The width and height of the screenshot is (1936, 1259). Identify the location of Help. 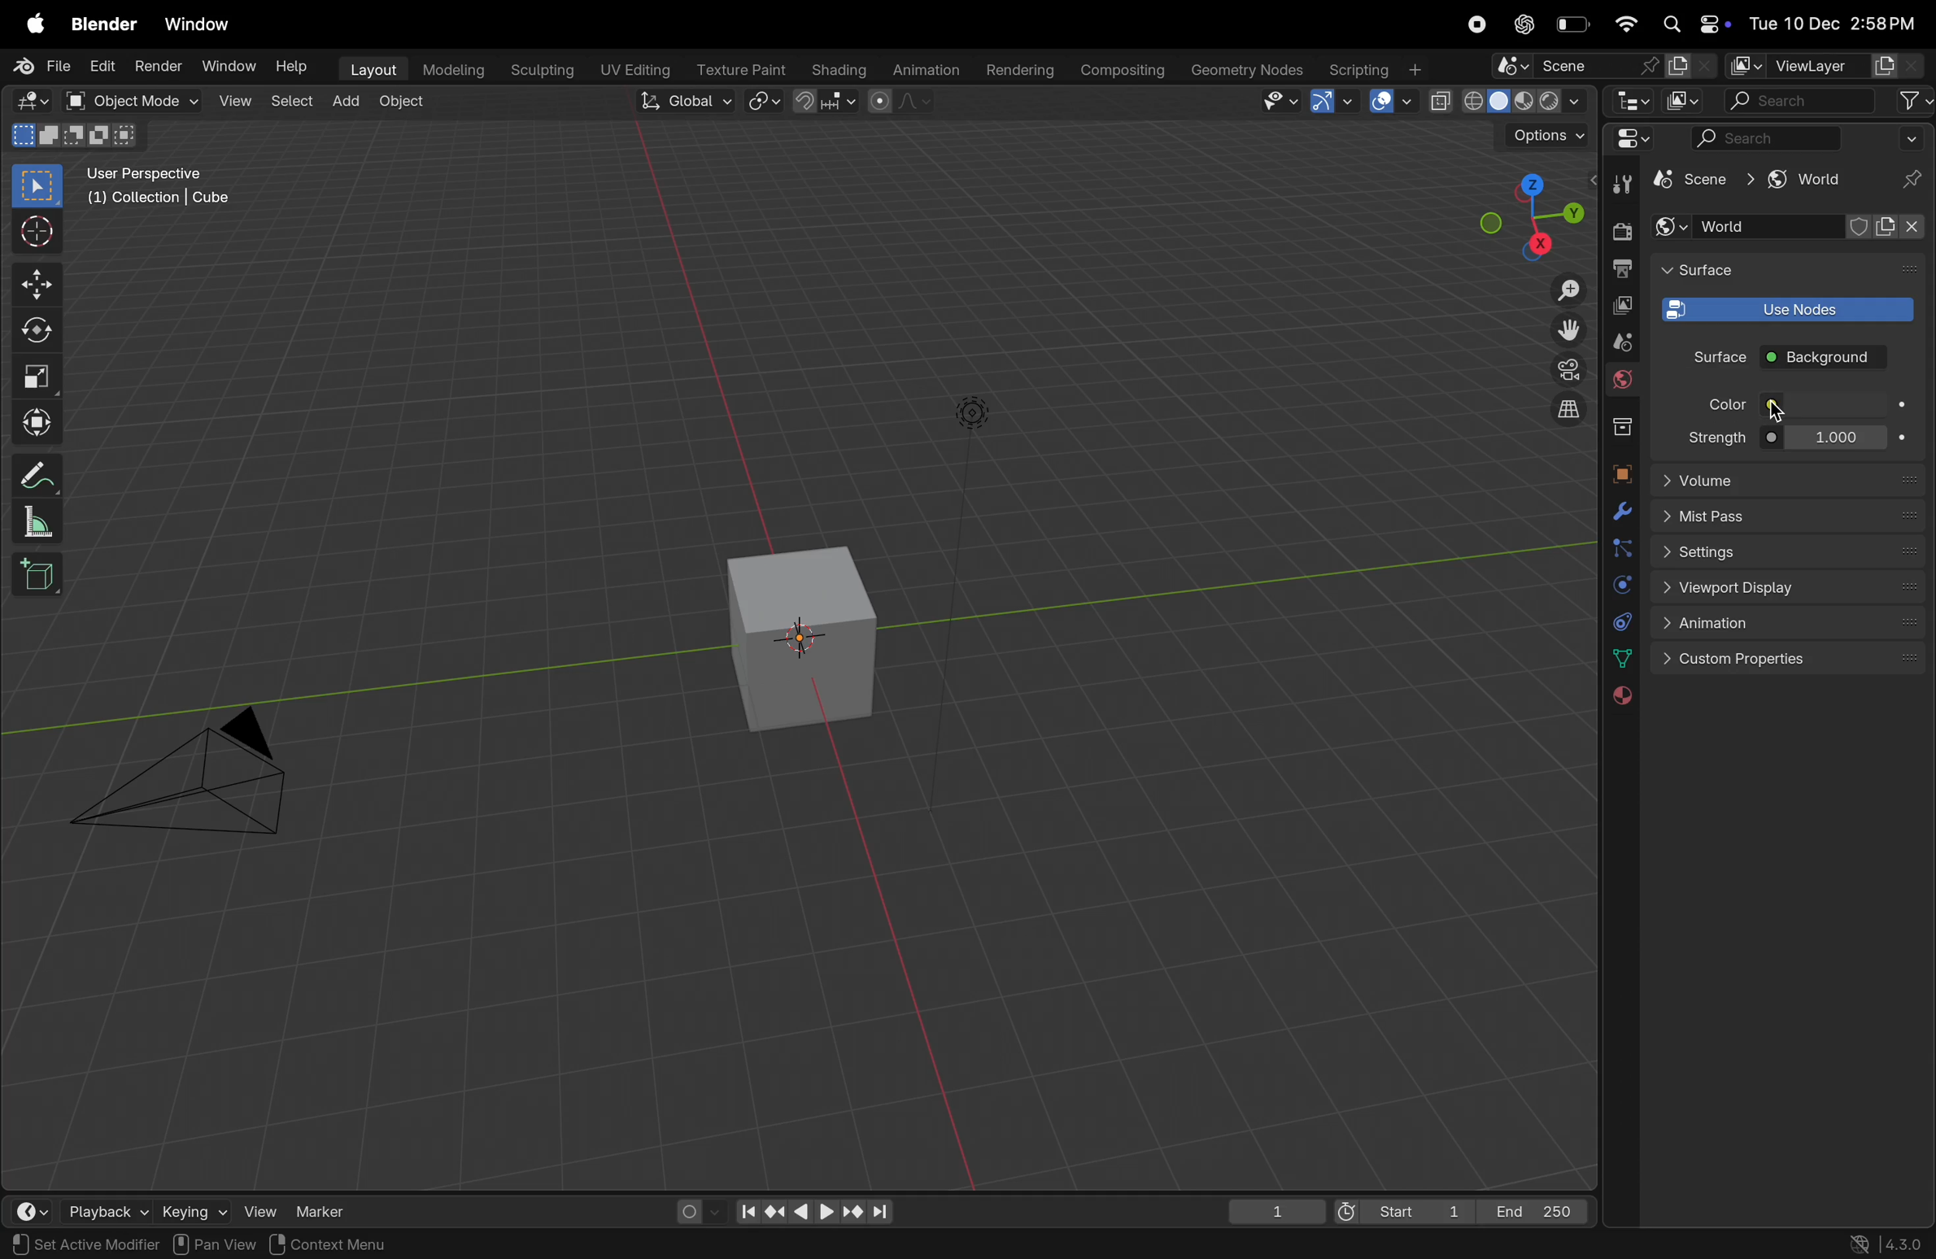
(291, 66).